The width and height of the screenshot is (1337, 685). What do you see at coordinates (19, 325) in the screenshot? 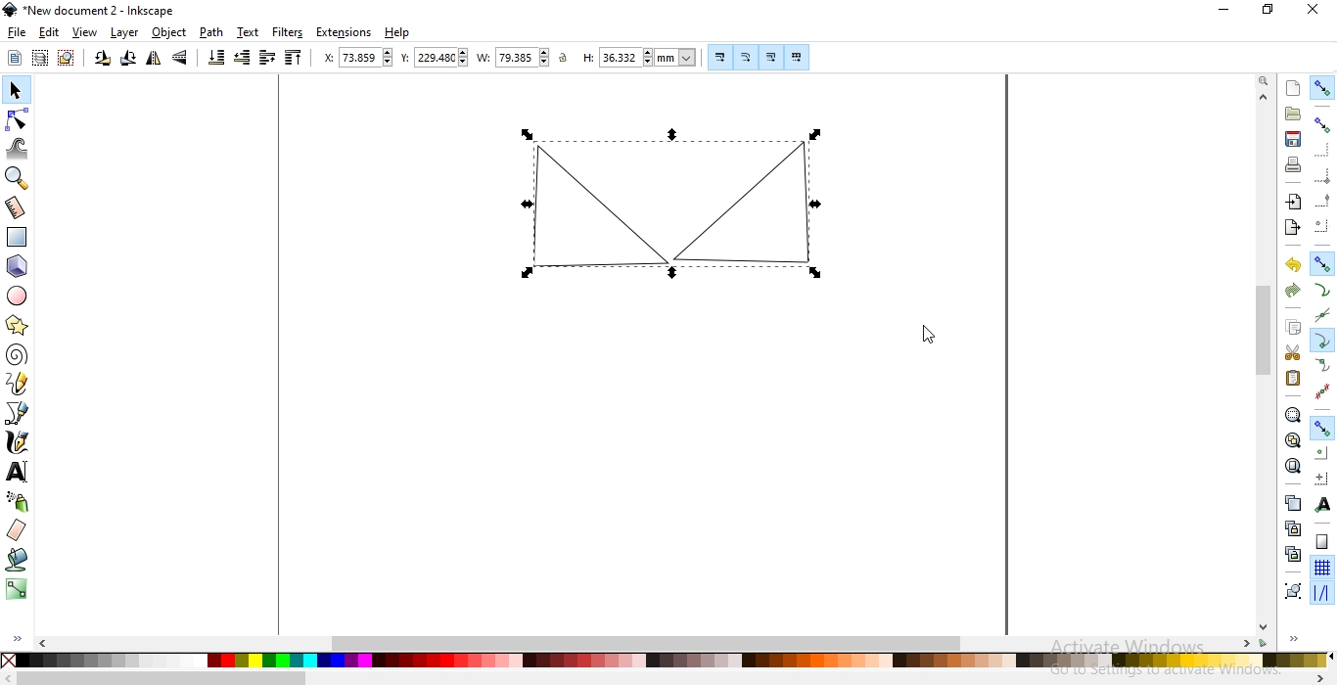
I see `create stars and polygons` at bounding box center [19, 325].